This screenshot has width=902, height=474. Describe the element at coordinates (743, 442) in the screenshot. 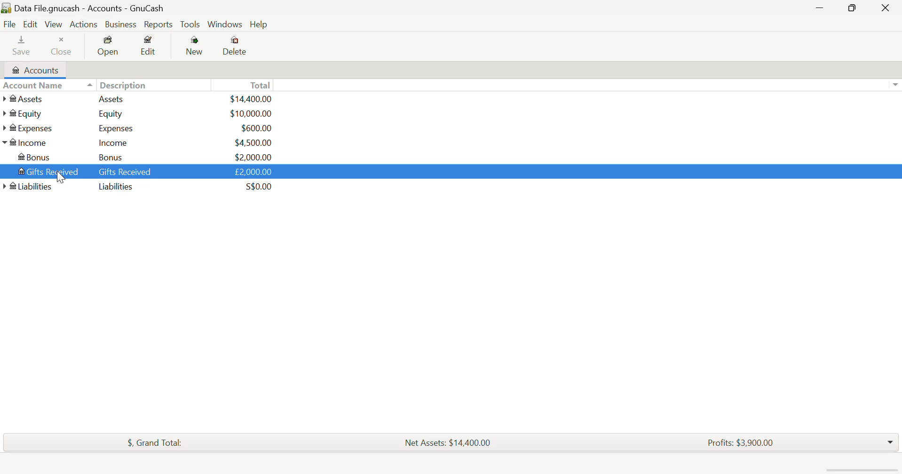

I see `Profits` at that location.